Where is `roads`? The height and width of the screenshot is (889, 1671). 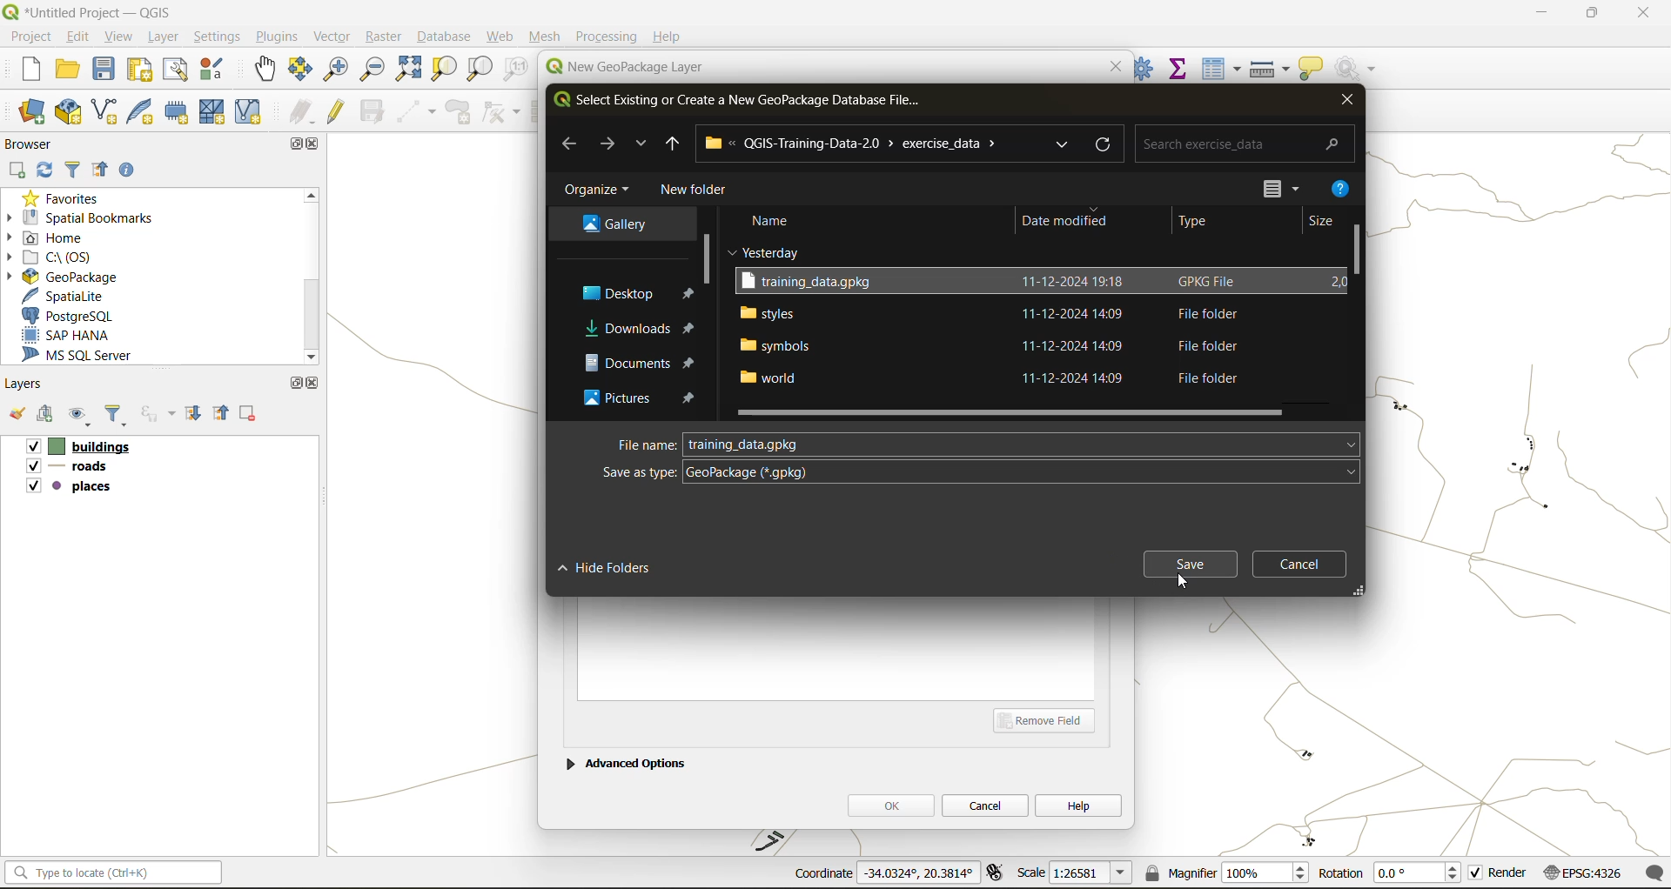
roads is located at coordinates (70, 469).